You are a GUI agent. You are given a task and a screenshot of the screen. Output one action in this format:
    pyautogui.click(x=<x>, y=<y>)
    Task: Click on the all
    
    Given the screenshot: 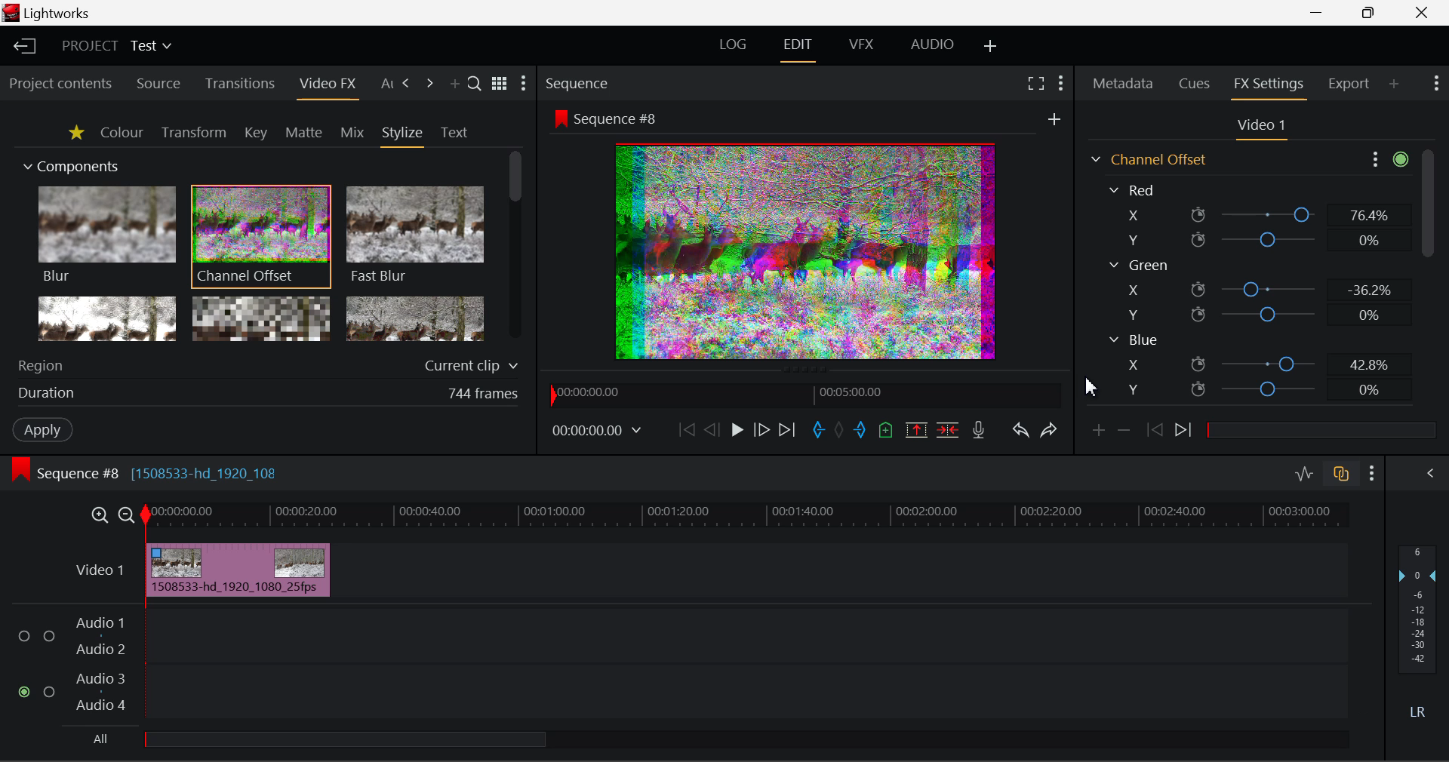 What is the action you would take?
    pyautogui.click(x=312, y=742)
    